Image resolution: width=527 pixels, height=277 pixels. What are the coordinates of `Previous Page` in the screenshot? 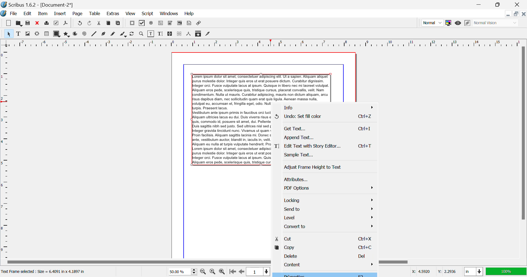 It's located at (241, 272).